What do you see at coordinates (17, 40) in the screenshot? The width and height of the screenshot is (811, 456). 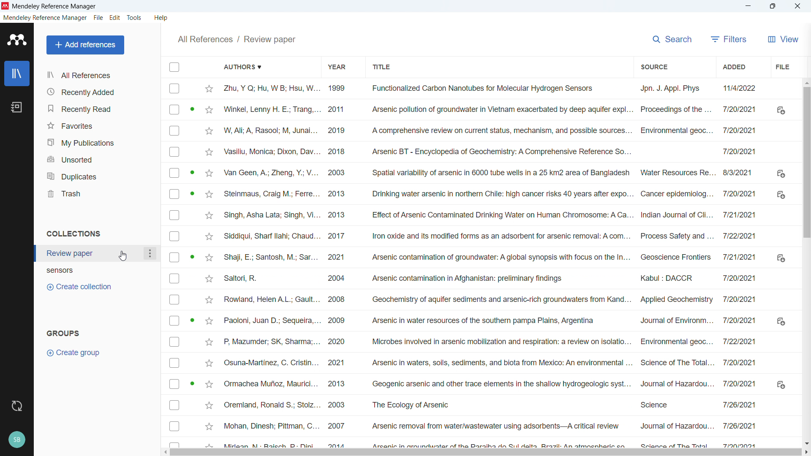 I see `Logo ` at bounding box center [17, 40].